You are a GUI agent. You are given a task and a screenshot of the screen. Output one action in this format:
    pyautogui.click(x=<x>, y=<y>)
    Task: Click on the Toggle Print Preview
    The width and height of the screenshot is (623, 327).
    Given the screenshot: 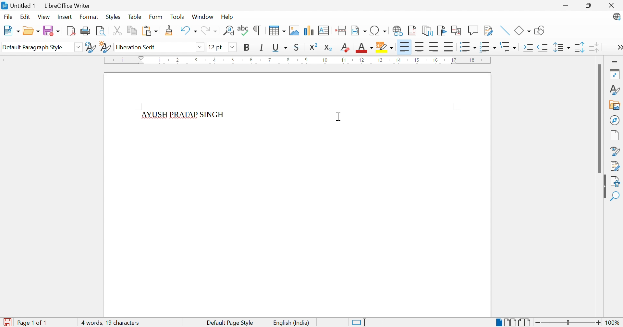 What is the action you would take?
    pyautogui.click(x=101, y=31)
    